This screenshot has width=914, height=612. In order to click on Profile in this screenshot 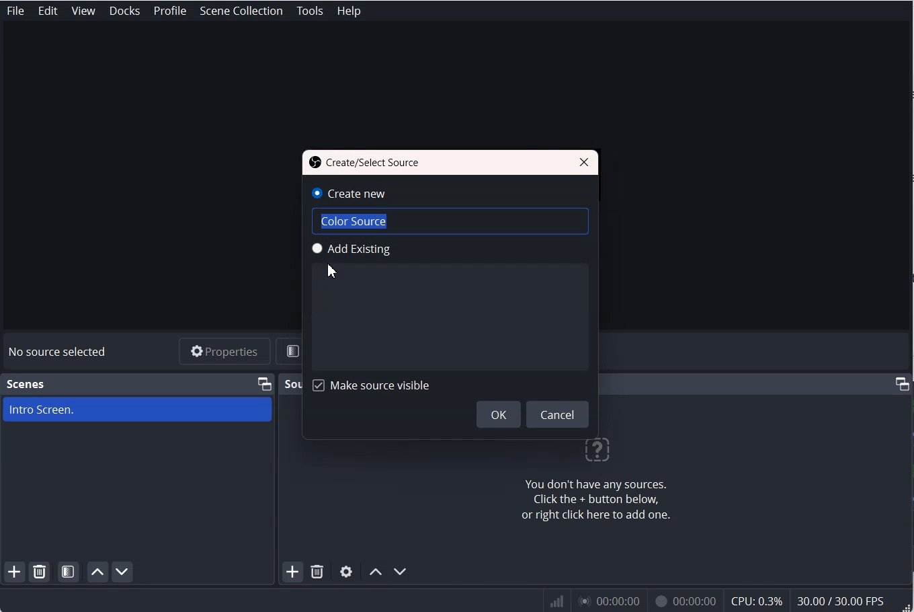, I will do `click(169, 11)`.